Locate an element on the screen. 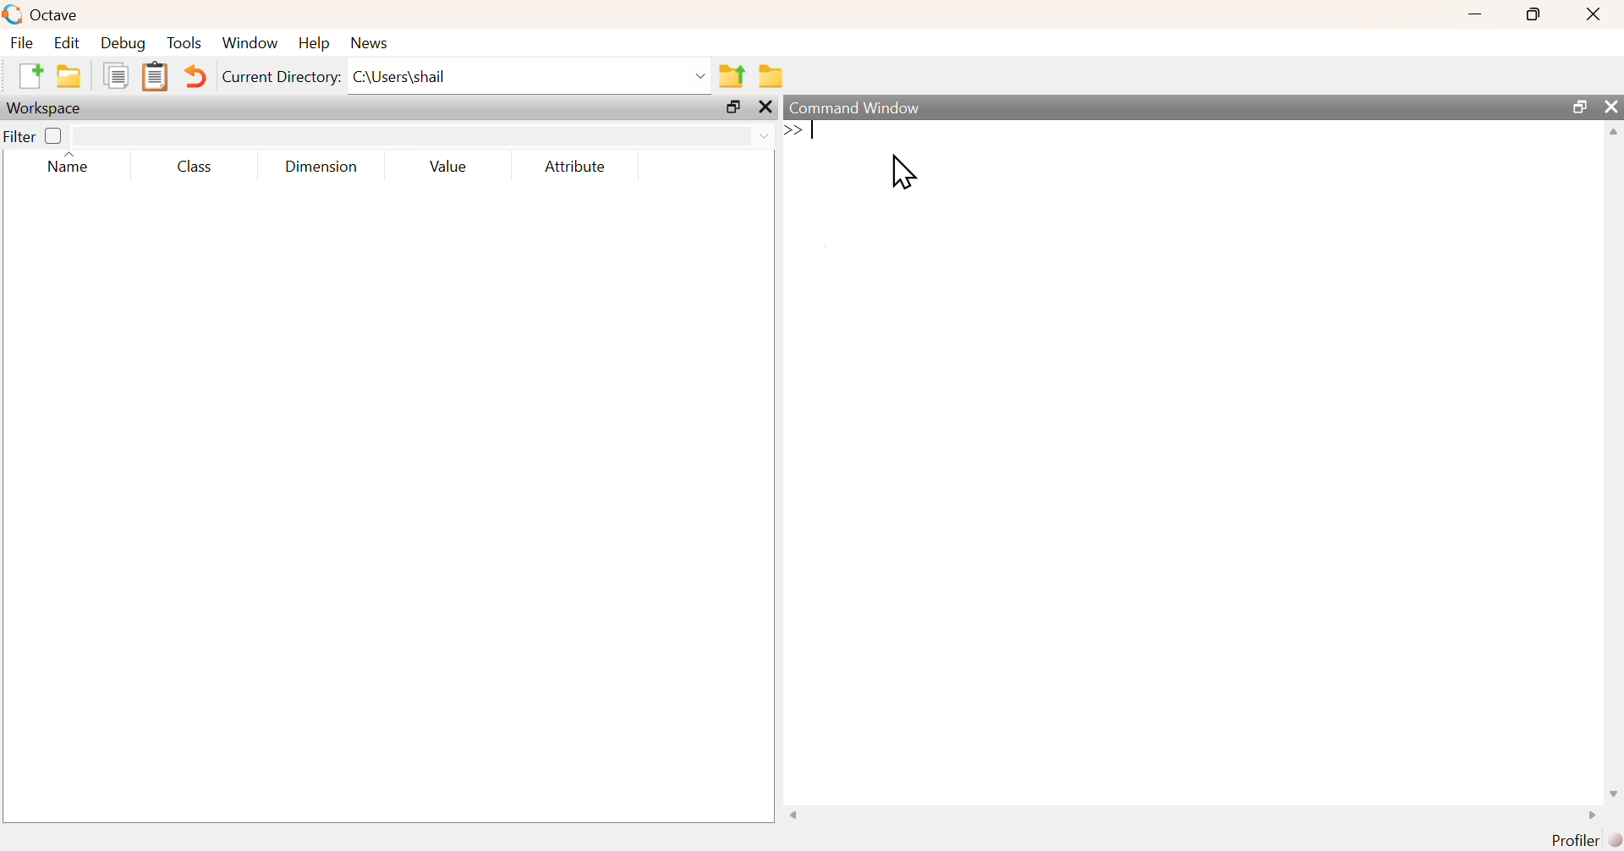  Name is located at coordinates (78, 164).